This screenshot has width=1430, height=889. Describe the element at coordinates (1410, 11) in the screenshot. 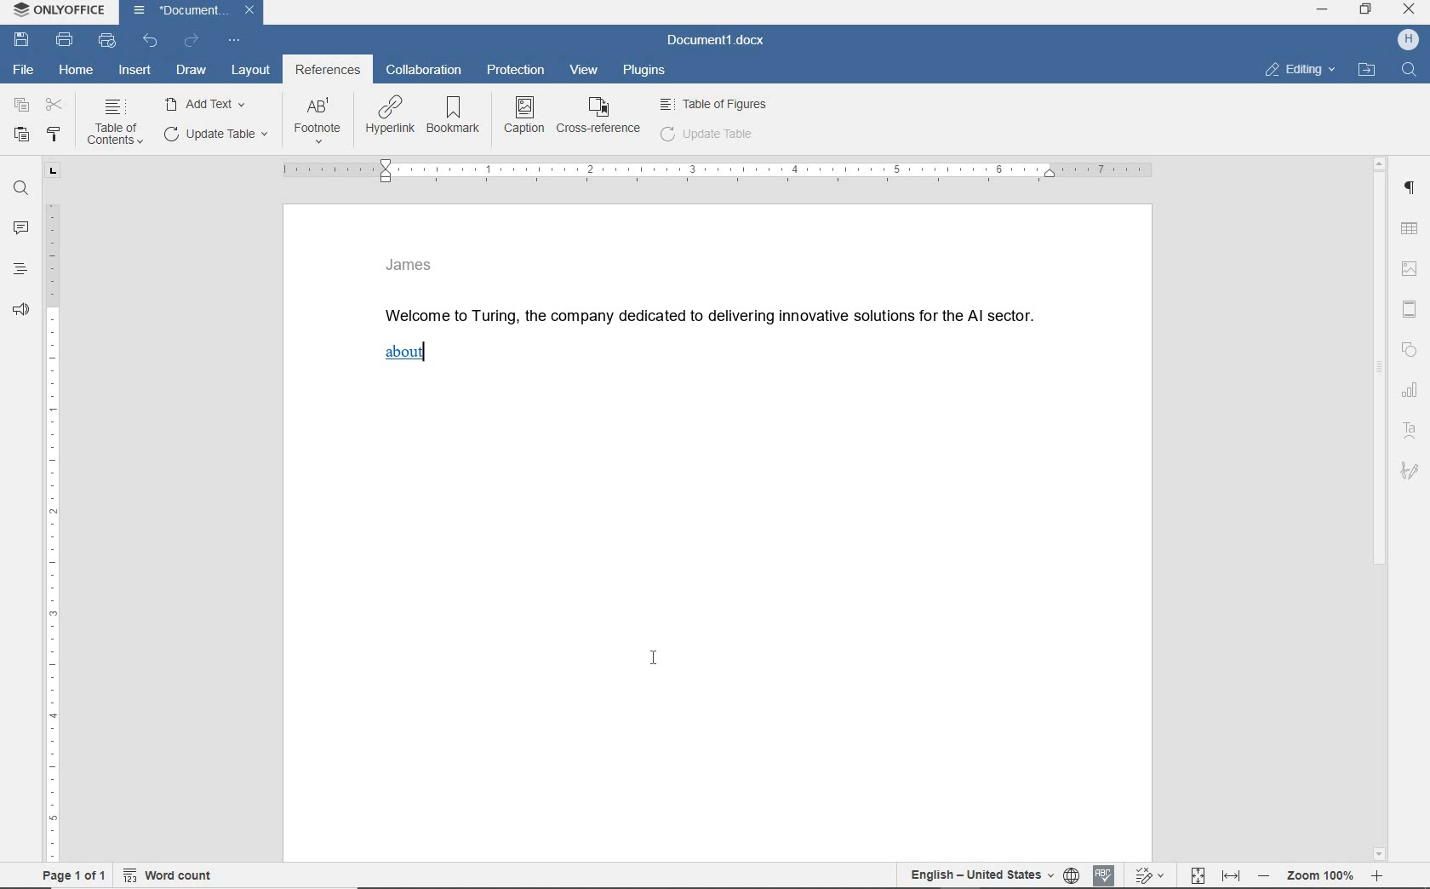

I see `Close` at that location.